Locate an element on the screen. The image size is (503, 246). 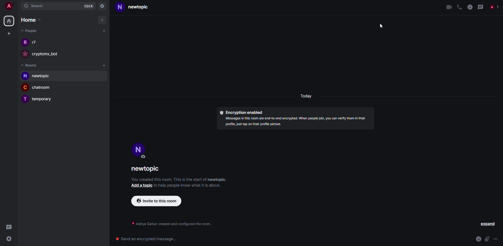
profile is located at coordinates (120, 8).